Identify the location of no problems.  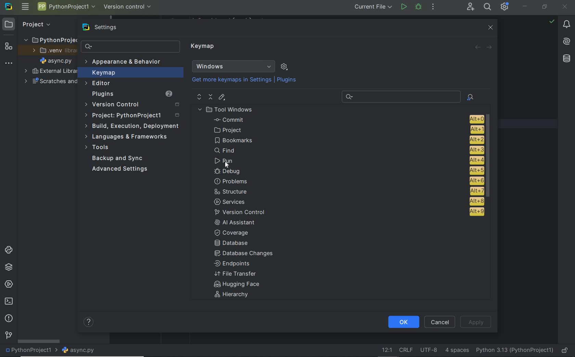
(552, 21).